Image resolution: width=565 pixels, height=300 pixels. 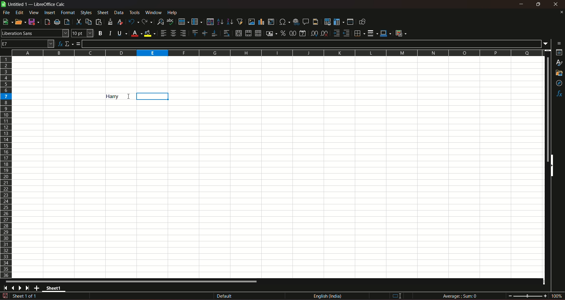 I want to click on navigator, so click(x=559, y=84).